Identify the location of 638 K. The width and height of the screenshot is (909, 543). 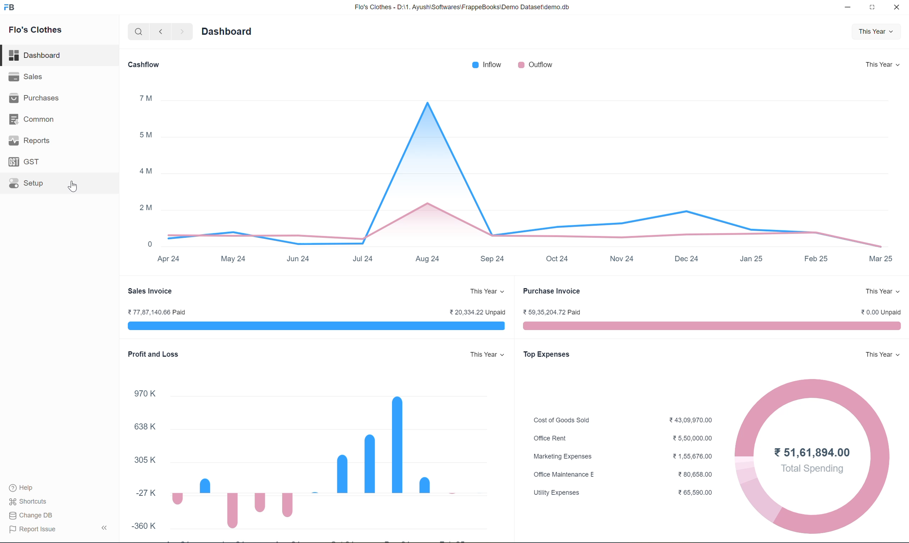
(145, 427).